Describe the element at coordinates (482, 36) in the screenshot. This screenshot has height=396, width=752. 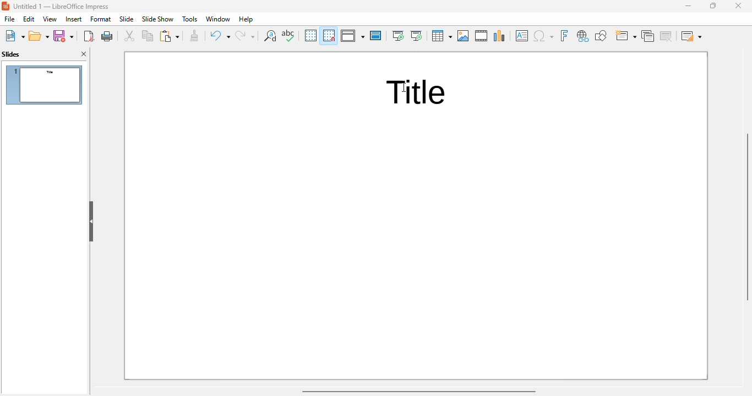
I see `insert audio or video` at that location.